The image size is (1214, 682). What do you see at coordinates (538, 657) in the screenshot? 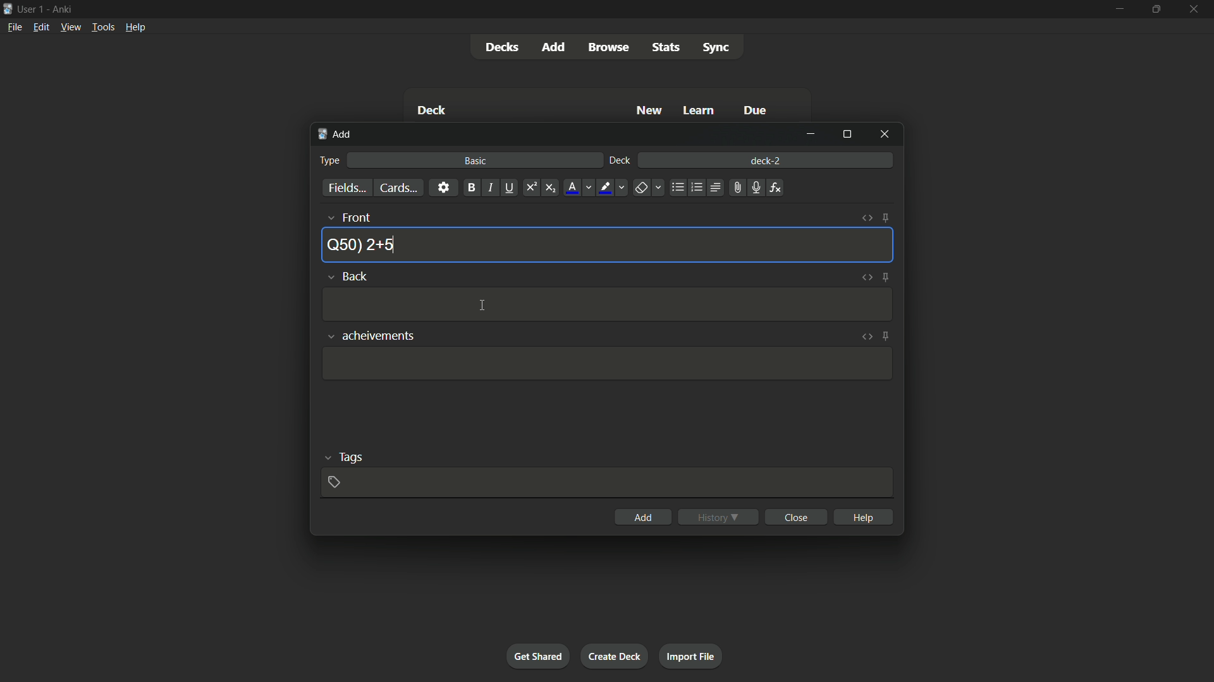
I see `get shared` at bounding box center [538, 657].